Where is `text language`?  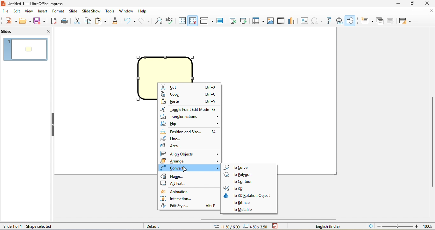 text language is located at coordinates (327, 226).